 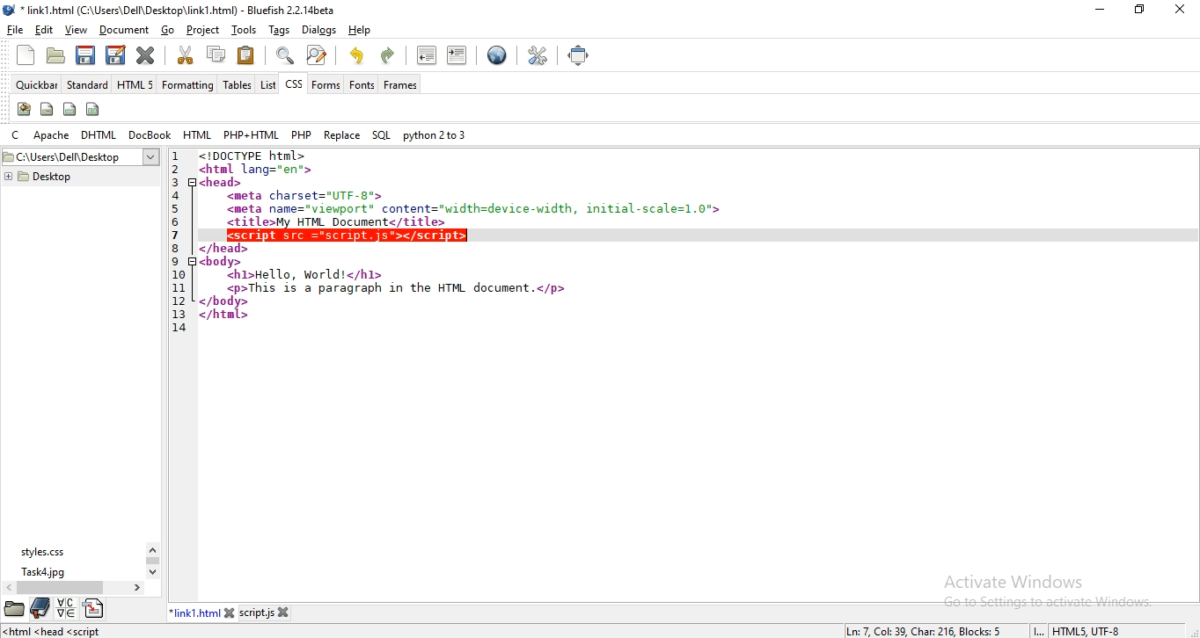 I want to click on code added, so click(x=349, y=235).